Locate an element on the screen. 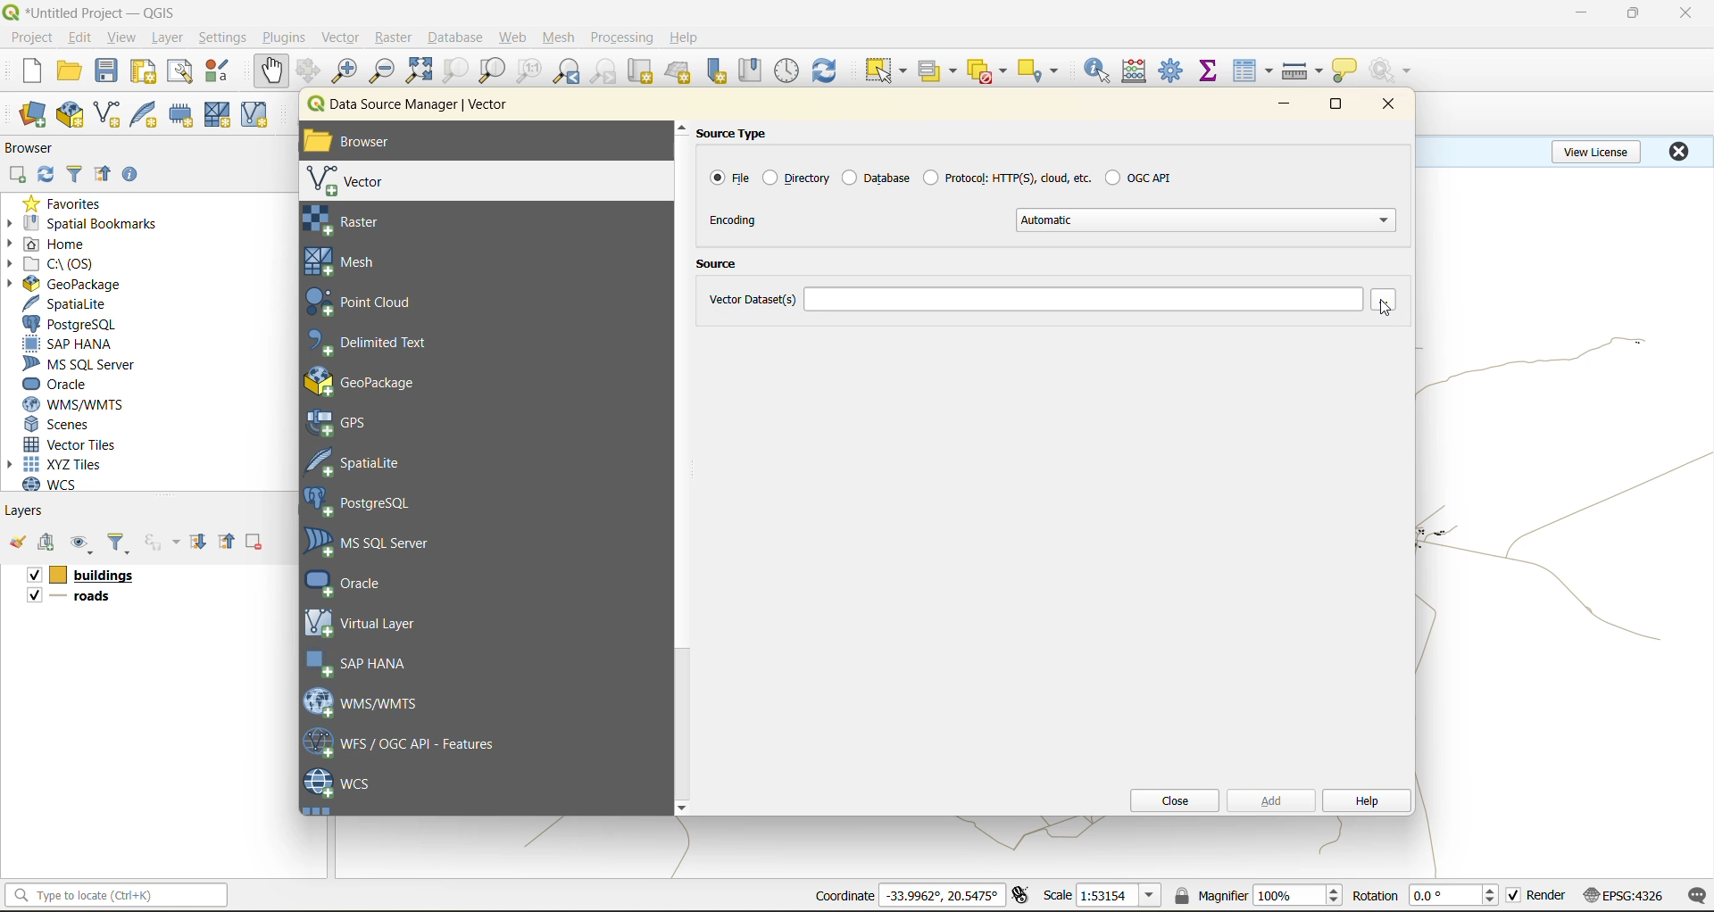 This screenshot has height=912, width=1714. layers is located at coordinates (83, 599).